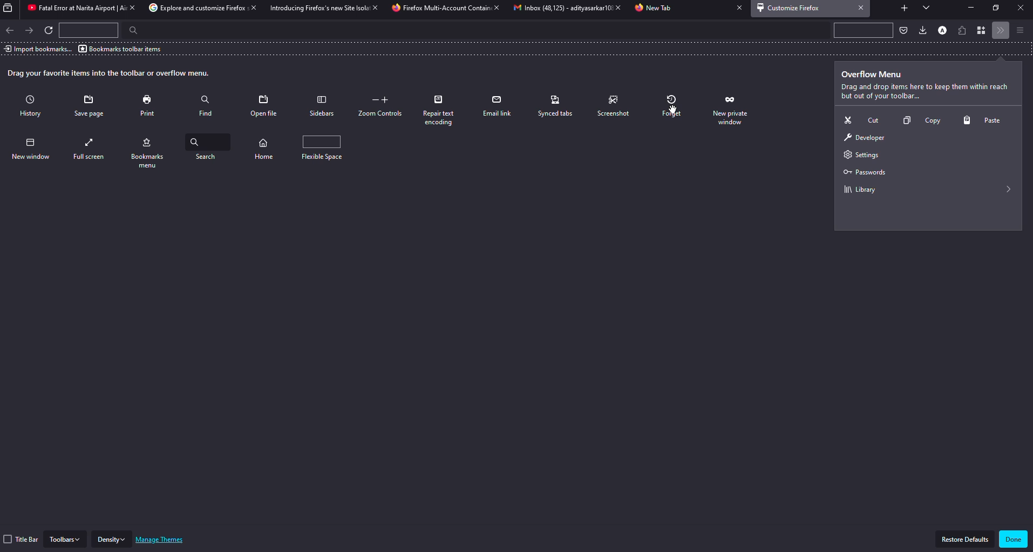  Describe the element at coordinates (918, 122) in the screenshot. I see `copy` at that location.